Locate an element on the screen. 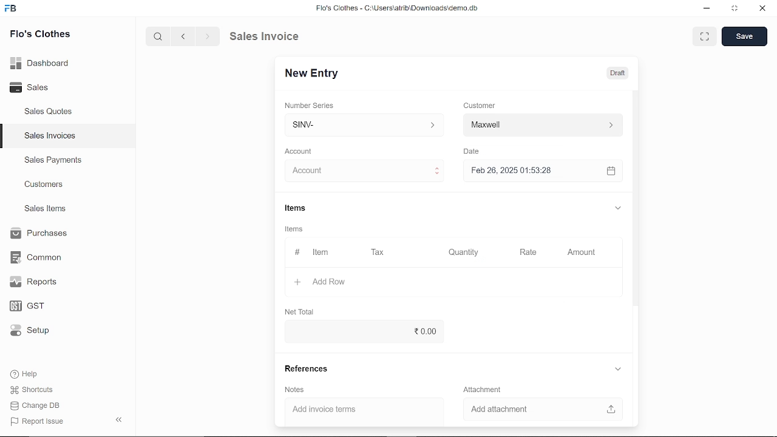 This screenshot has width=777, height=437. Add Row is located at coordinates (321, 282).